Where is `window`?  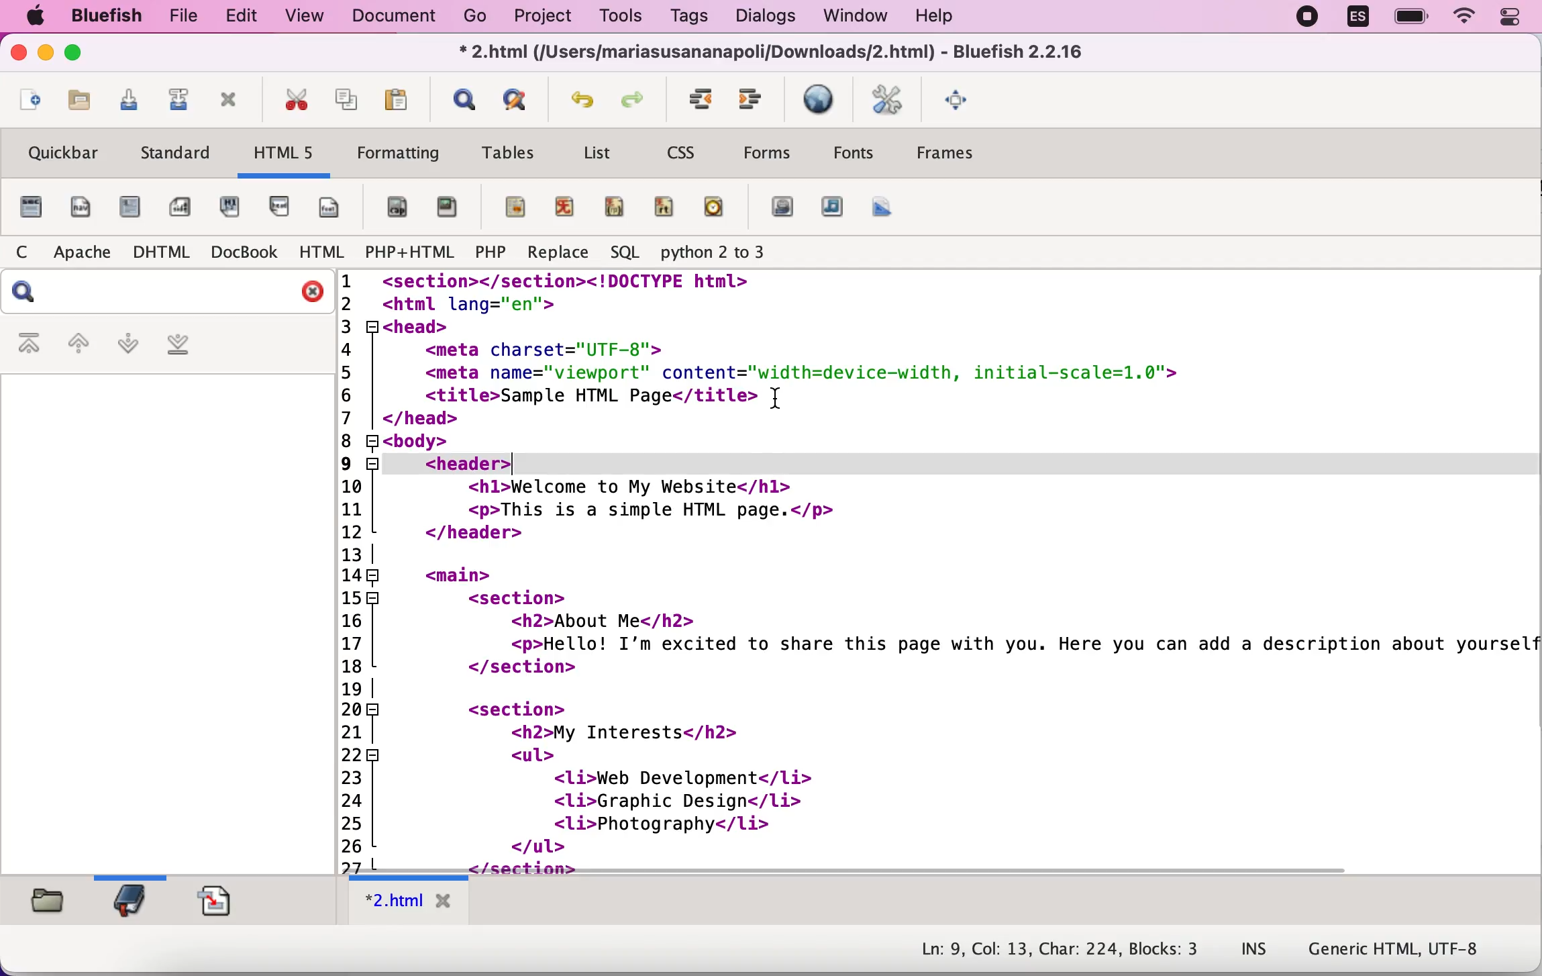 window is located at coordinates (854, 16).